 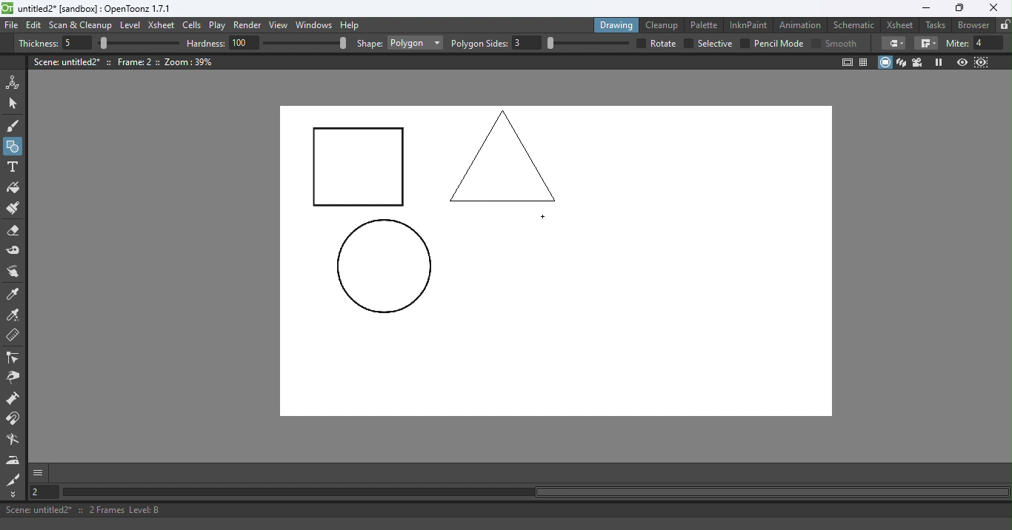 What do you see at coordinates (315, 26) in the screenshot?
I see `Windows` at bounding box center [315, 26].